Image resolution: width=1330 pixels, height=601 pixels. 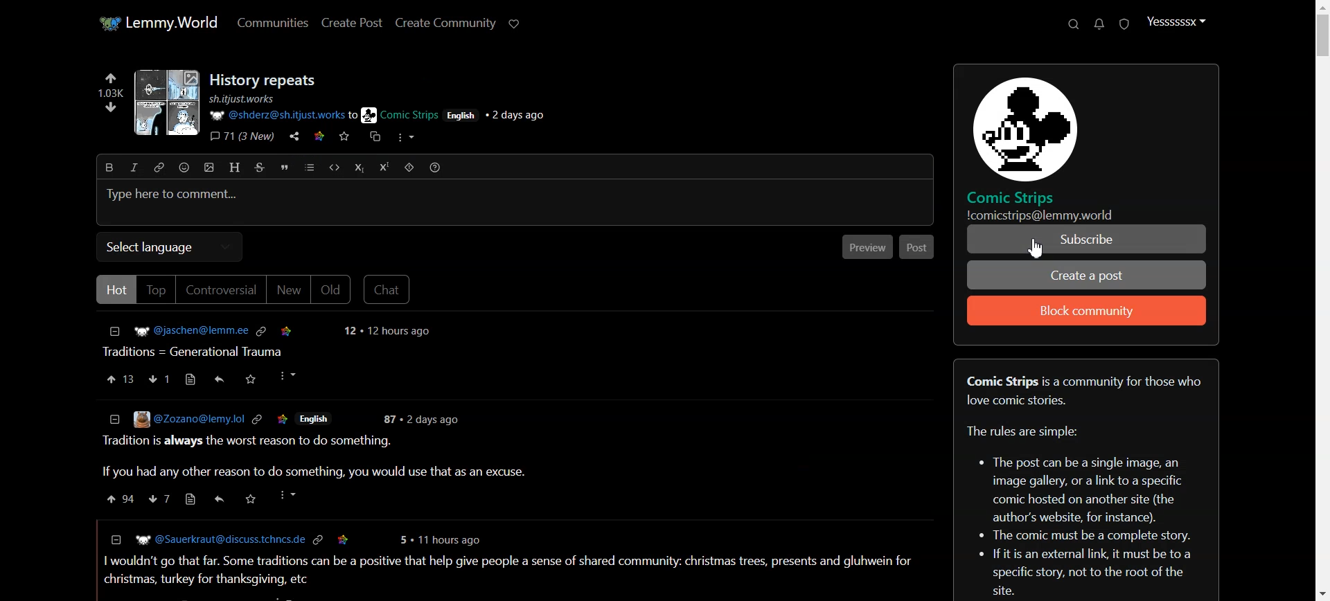 What do you see at coordinates (249, 498) in the screenshot?
I see `Save` at bounding box center [249, 498].